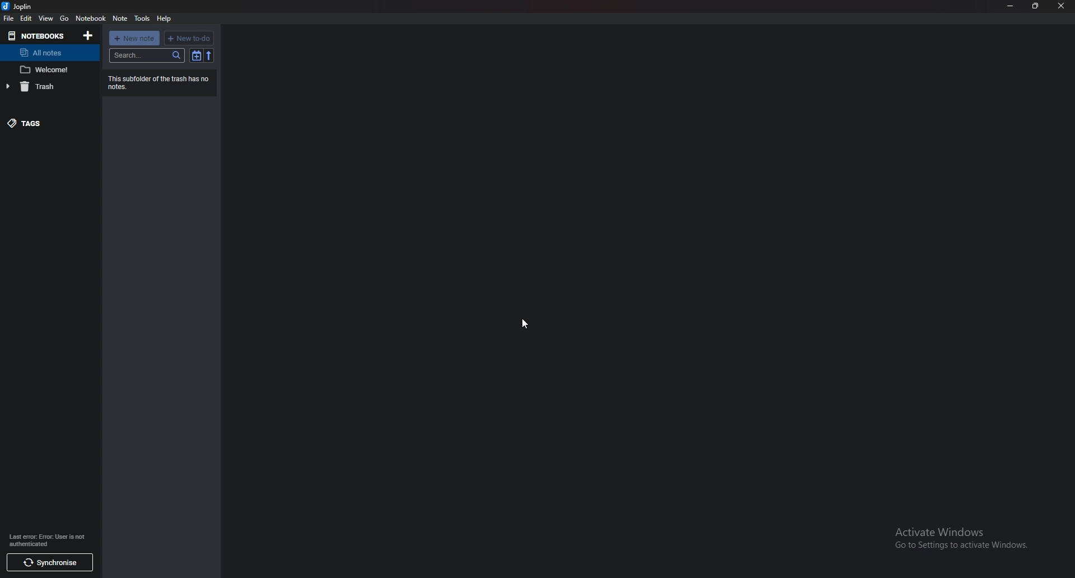 The height and width of the screenshot is (578, 1075). What do you see at coordinates (197, 55) in the screenshot?
I see `toggle sort` at bounding box center [197, 55].